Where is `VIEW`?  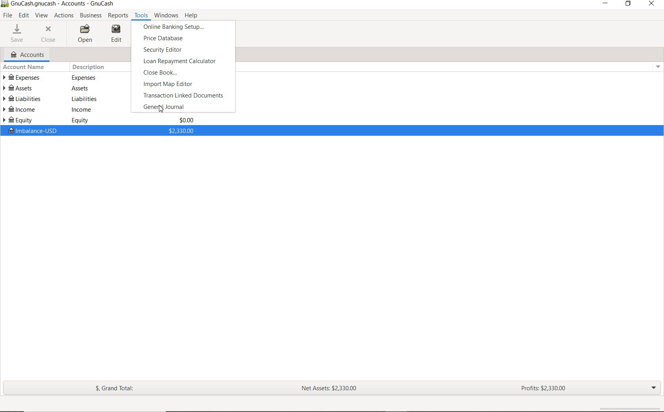 VIEW is located at coordinates (41, 16).